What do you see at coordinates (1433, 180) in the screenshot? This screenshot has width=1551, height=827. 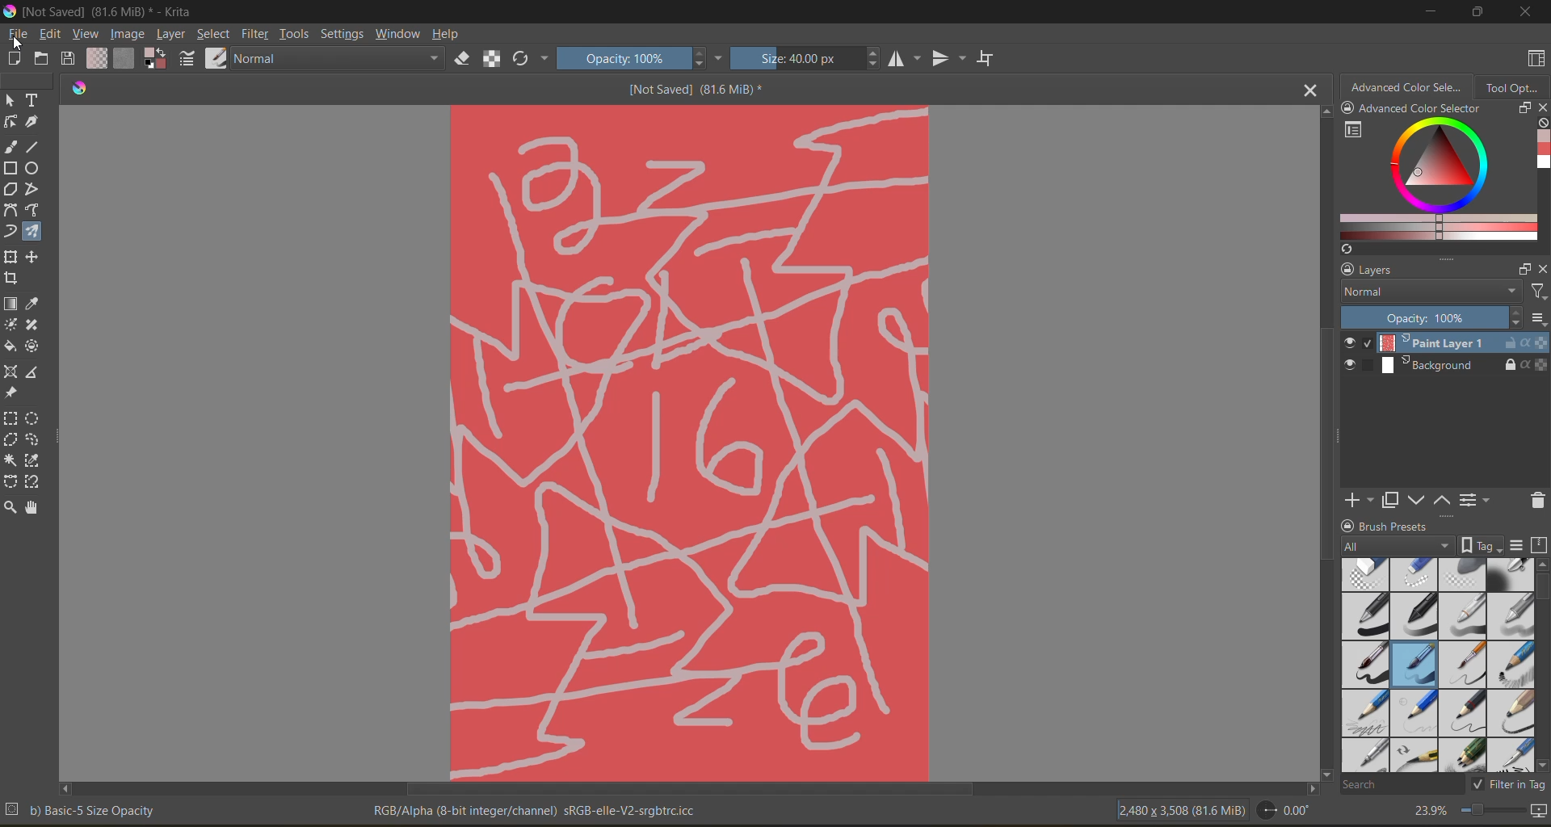 I see `advanced color selector` at bounding box center [1433, 180].